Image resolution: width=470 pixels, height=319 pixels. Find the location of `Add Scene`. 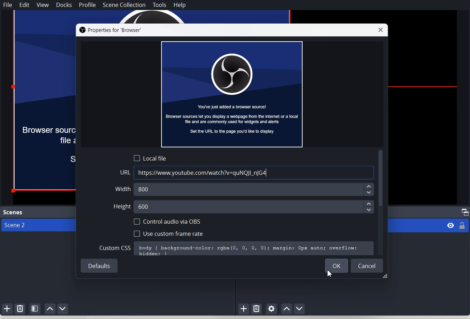

Add Scene is located at coordinates (7, 308).